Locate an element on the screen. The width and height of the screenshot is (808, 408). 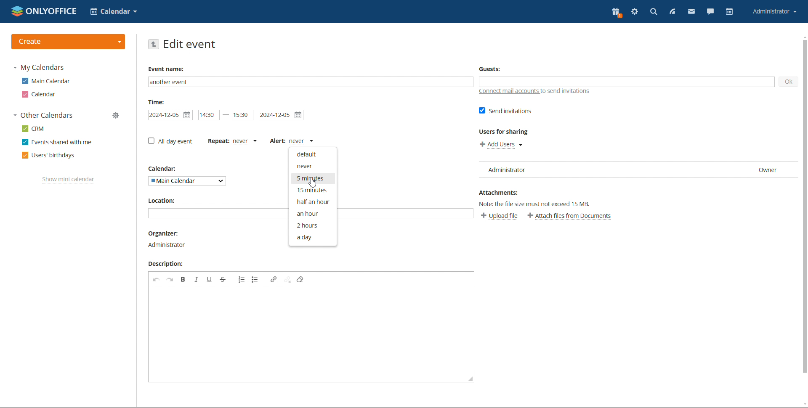
crm is located at coordinates (32, 129).